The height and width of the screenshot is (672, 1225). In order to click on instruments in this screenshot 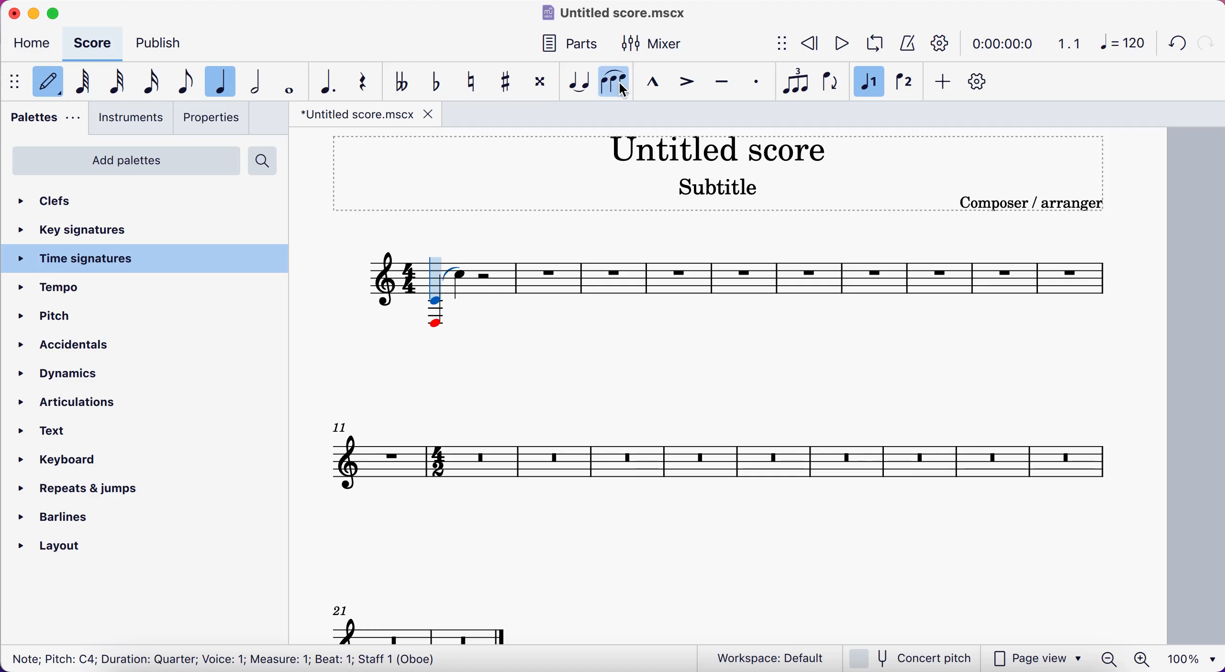, I will do `click(132, 120)`.